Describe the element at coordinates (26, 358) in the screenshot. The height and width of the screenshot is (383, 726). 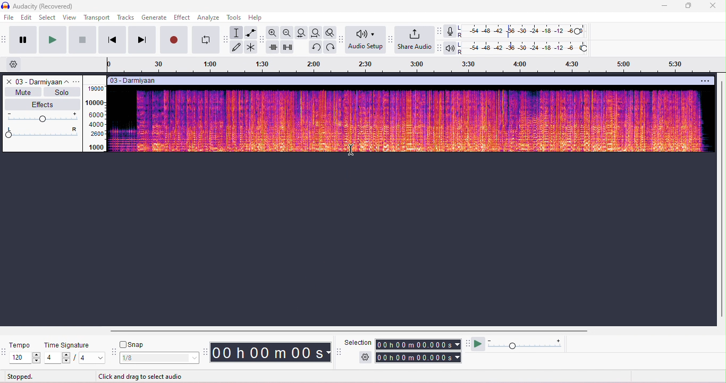
I see `tempo selection` at that location.